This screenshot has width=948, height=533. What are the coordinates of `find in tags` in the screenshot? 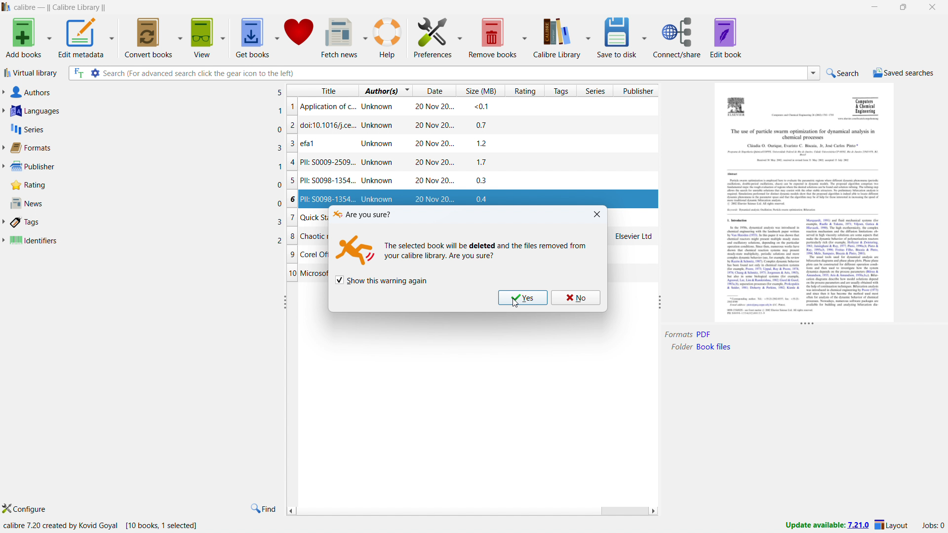 It's located at (263, 509).